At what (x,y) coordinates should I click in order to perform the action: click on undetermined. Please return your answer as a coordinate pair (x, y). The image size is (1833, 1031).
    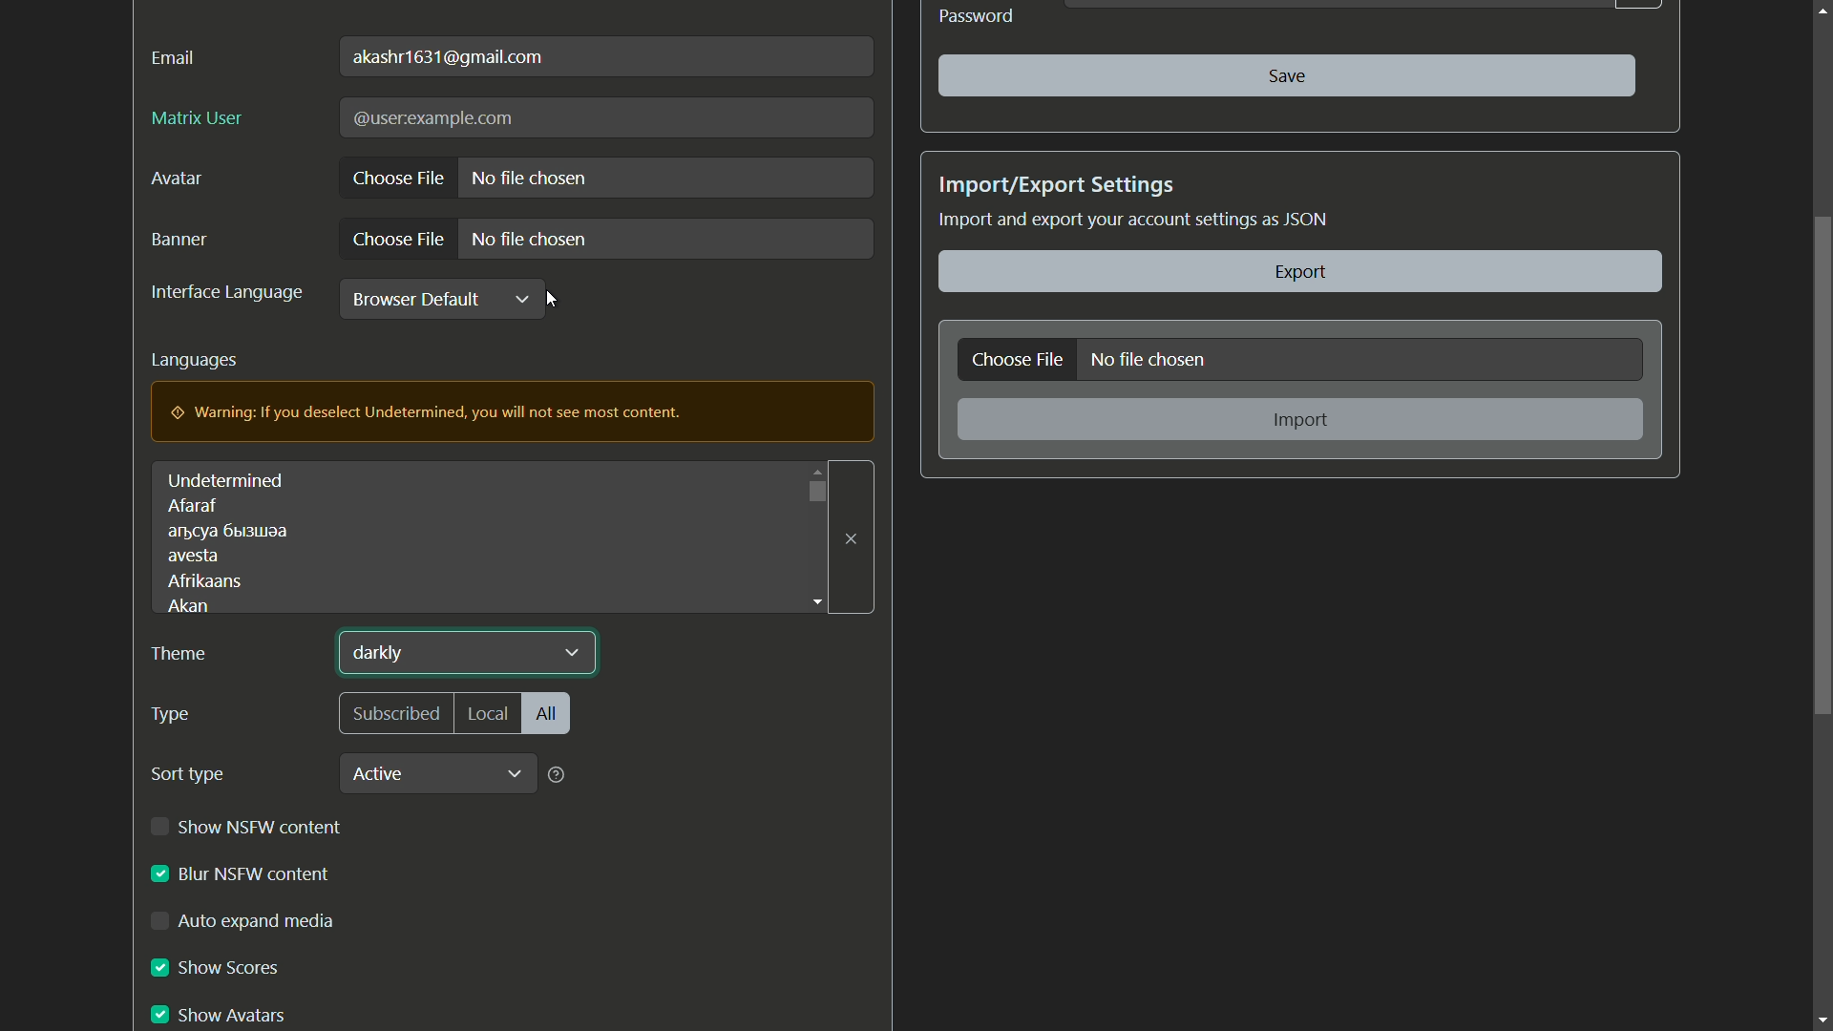
    Looking at the image, I should click on (225, 480).